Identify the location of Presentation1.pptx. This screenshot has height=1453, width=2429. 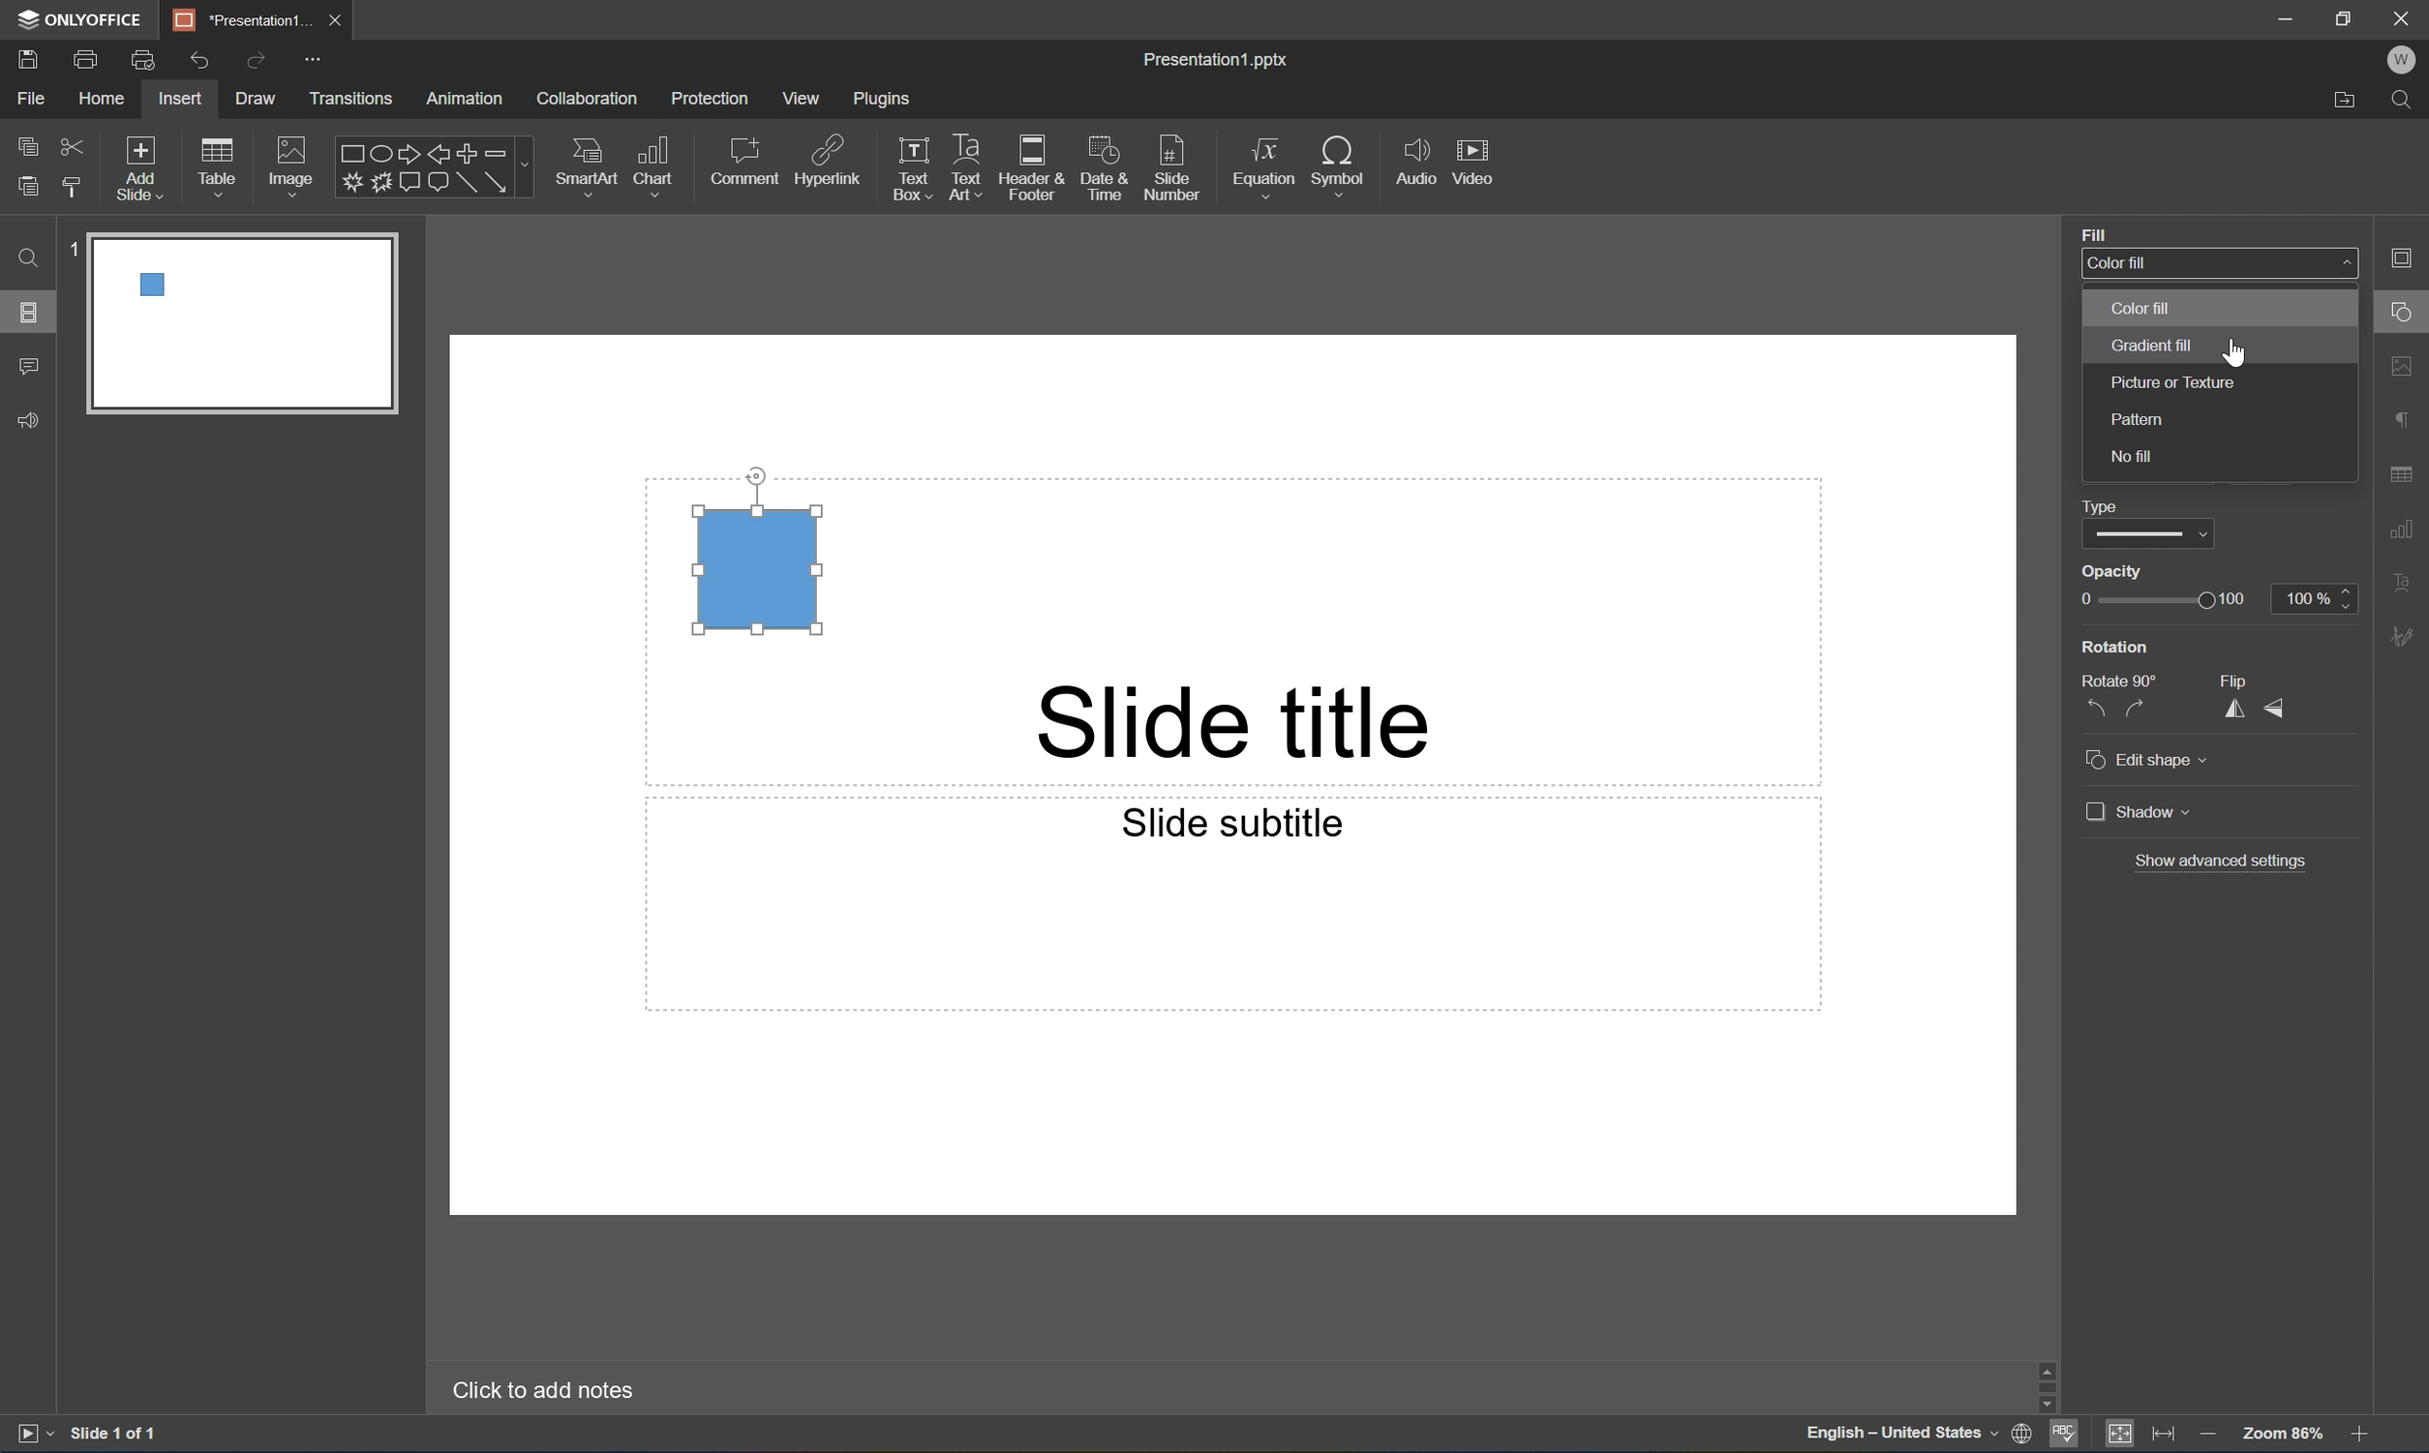
(1219, 63).